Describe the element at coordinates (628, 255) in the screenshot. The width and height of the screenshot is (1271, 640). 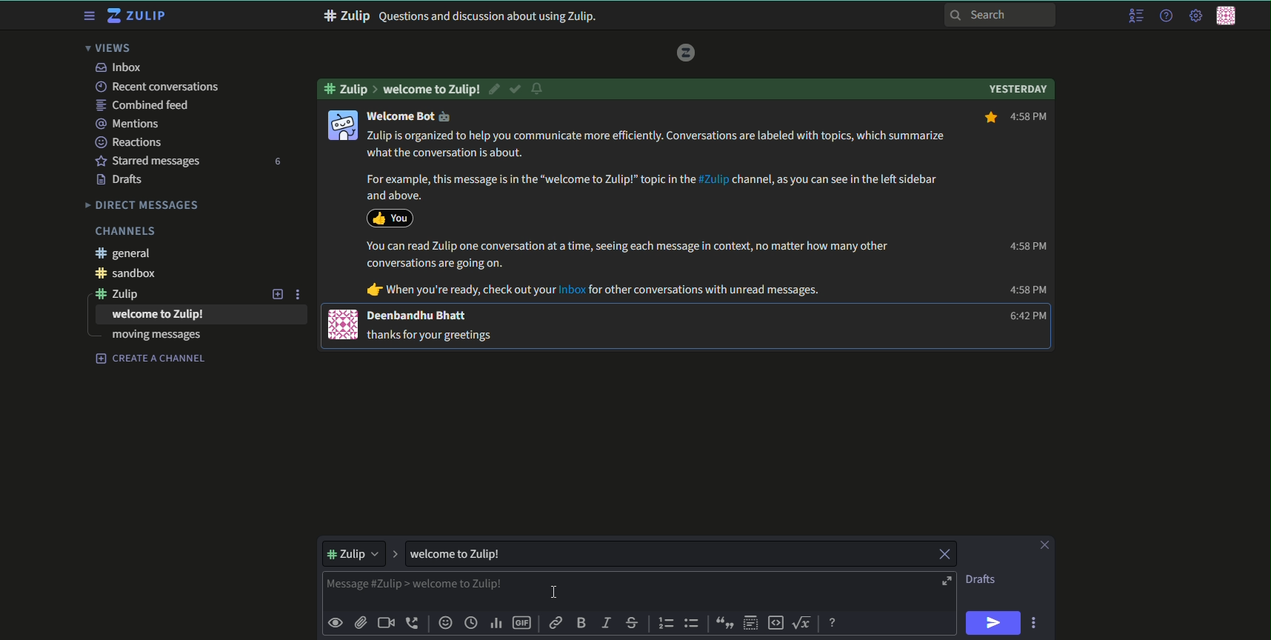
I see `You can read Zulip one conversation at a time, seeing each message in context, no matter how many other
conversations are going on.` at that location.